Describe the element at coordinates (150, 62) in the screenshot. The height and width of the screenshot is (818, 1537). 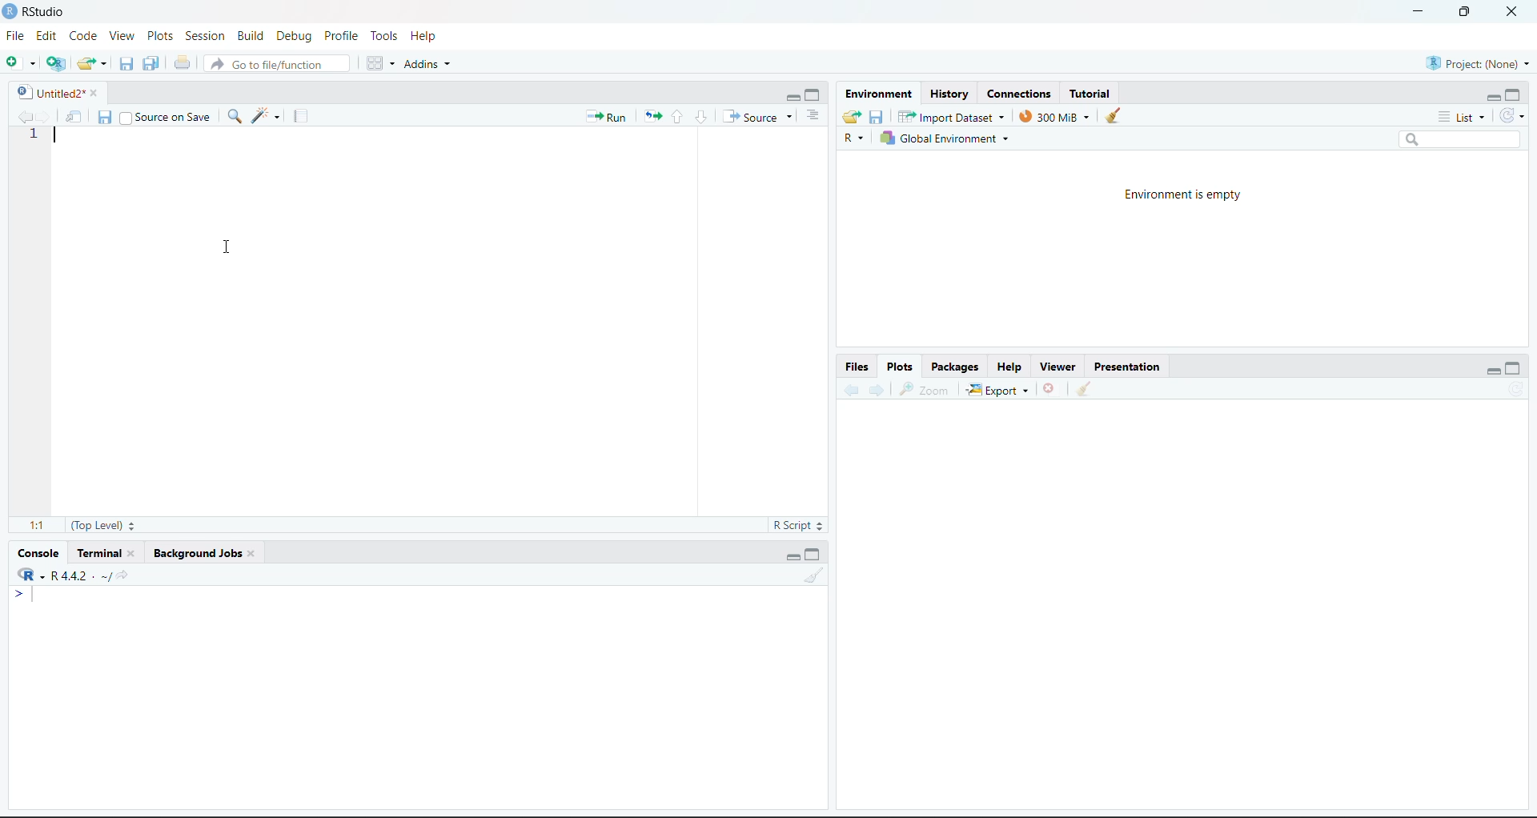
I see `save all open documents` at that location.